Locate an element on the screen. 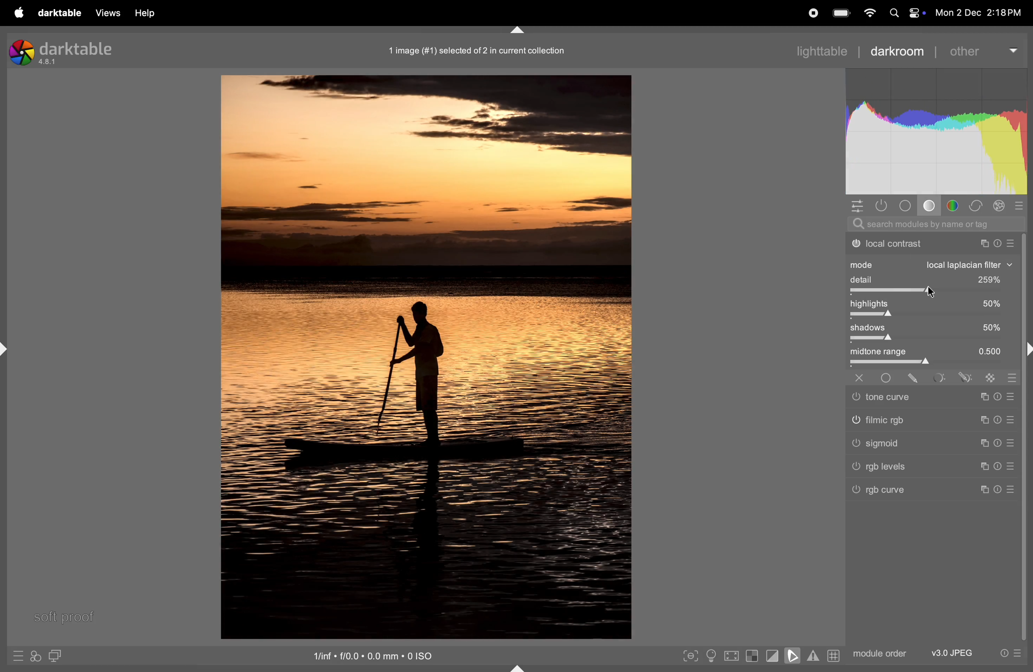  apple menu is located at coordinates (18, 12).